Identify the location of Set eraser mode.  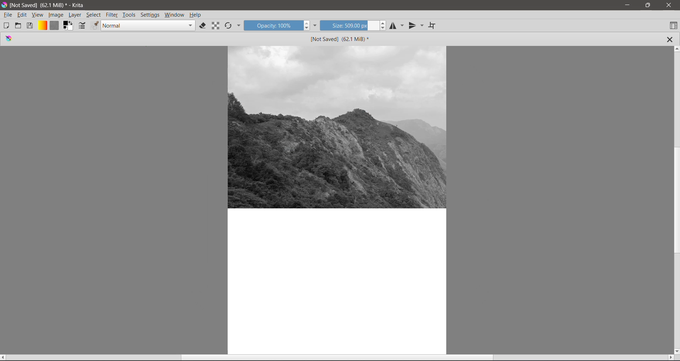
(203, 25).